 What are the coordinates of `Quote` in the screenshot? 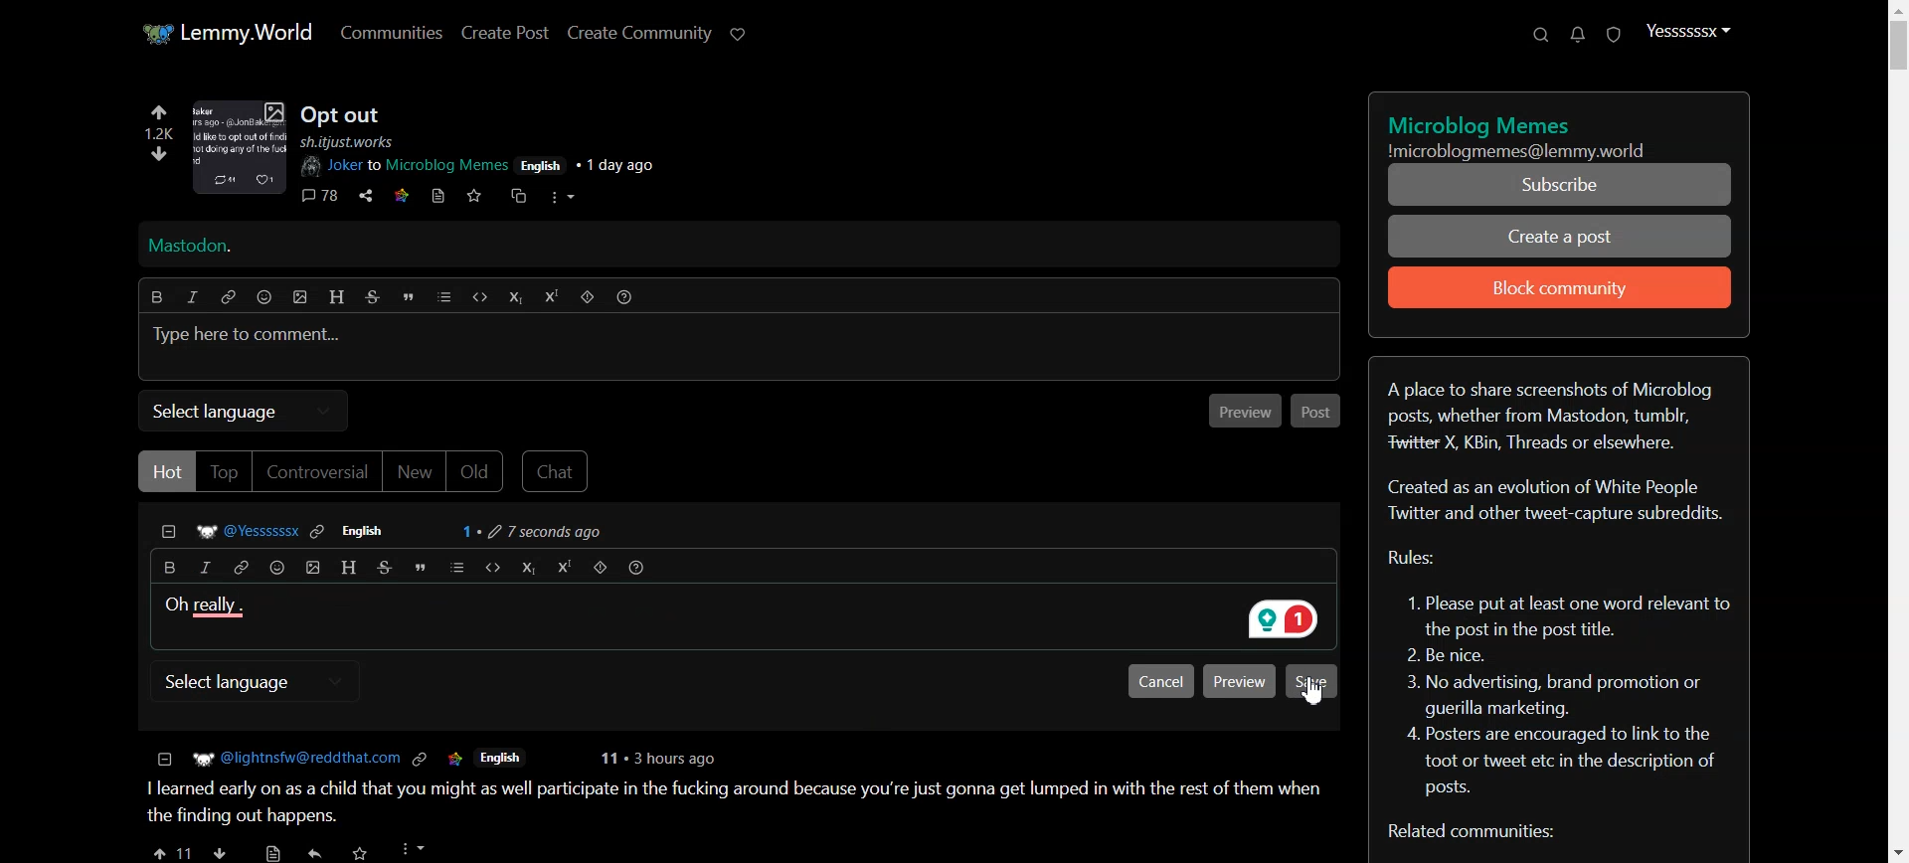 It's located at (409, 296).